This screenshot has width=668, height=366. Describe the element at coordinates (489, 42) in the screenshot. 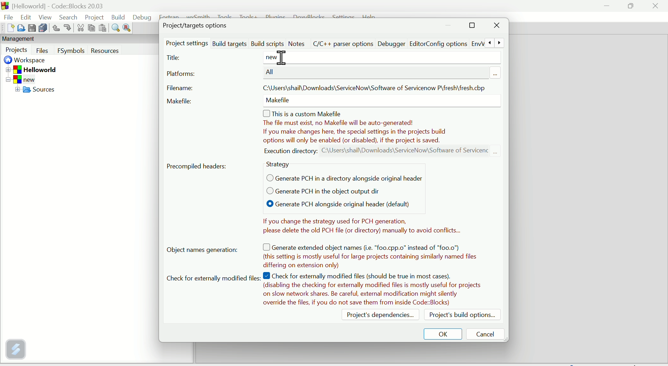

I see `Previous` at that location.